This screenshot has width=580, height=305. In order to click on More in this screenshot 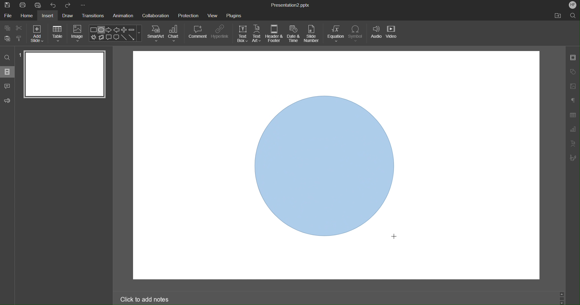, I will do `click(83, 5)`.